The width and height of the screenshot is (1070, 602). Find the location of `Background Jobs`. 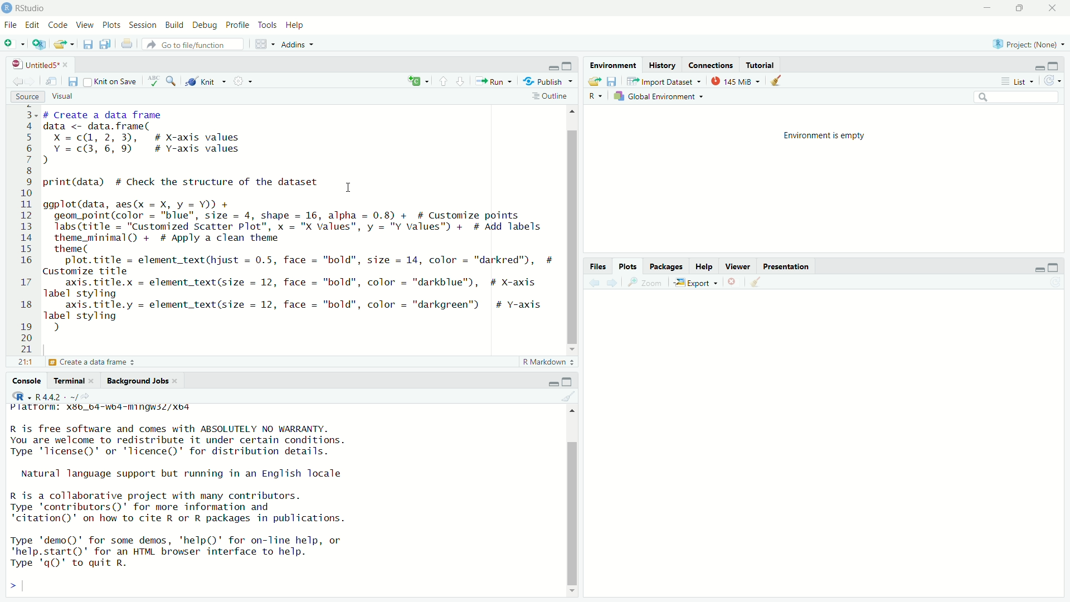

Background Jobs is located at coordinates (141, 381).